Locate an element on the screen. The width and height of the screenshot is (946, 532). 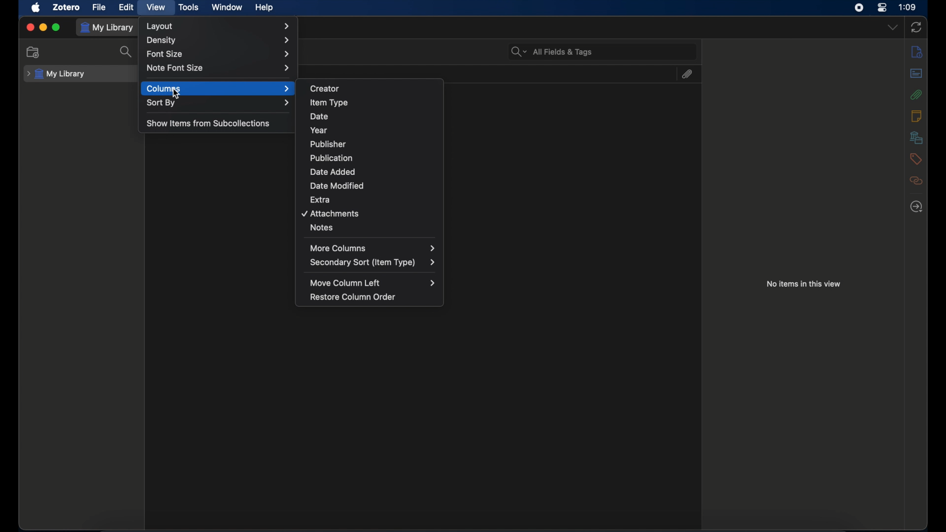
screen recorder is located at coordinates (860, 8).